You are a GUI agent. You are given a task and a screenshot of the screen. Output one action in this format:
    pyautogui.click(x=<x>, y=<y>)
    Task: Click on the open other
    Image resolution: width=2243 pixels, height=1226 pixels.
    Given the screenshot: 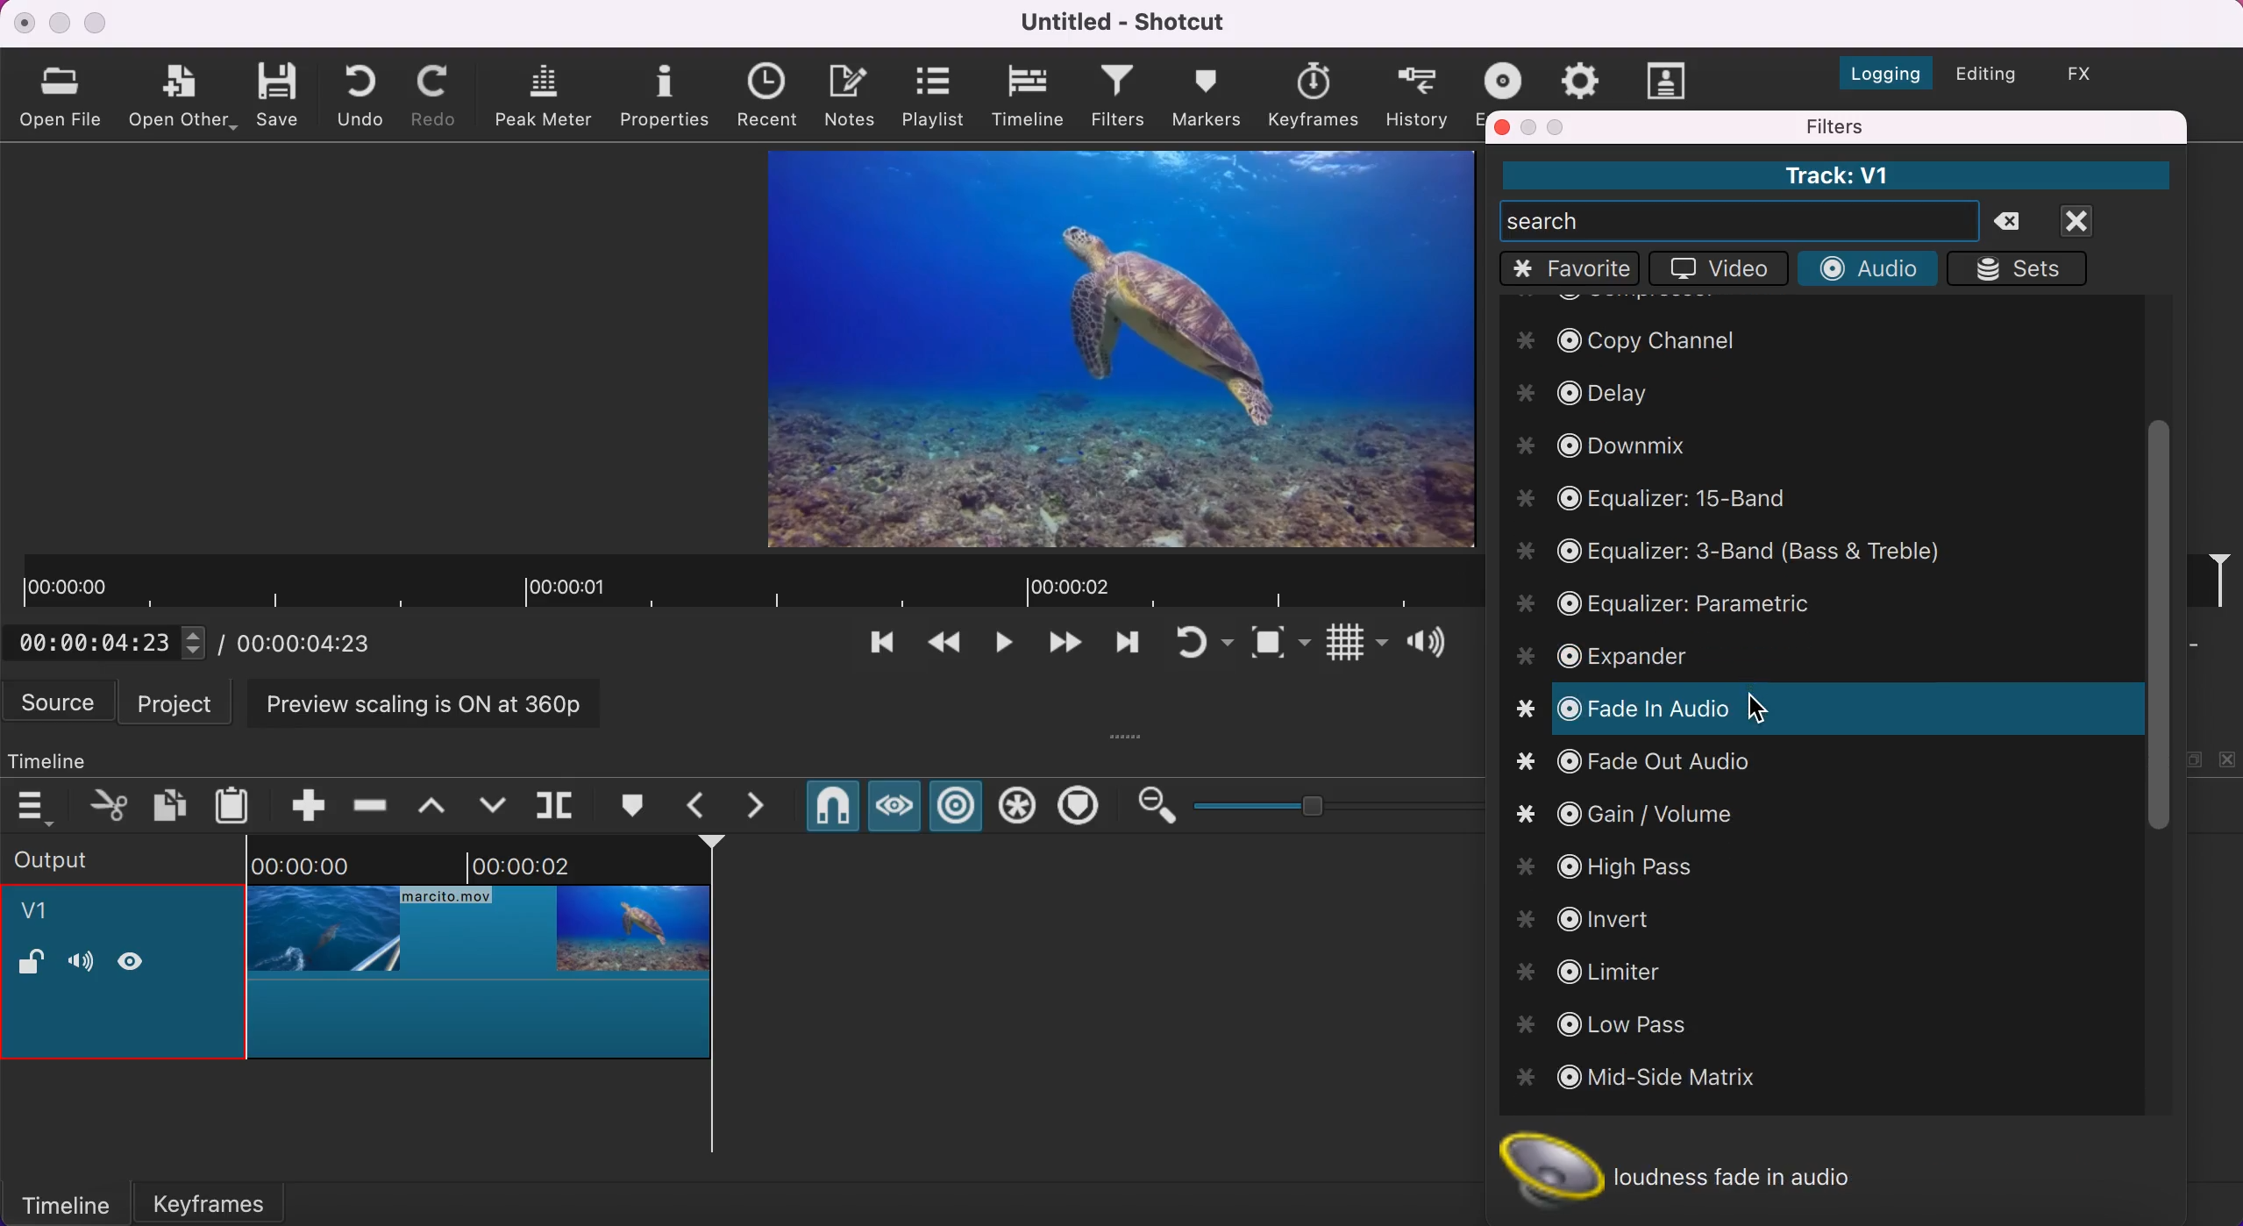 What is the action you would take?
    pyautogui.click(x=183, y=98)
    